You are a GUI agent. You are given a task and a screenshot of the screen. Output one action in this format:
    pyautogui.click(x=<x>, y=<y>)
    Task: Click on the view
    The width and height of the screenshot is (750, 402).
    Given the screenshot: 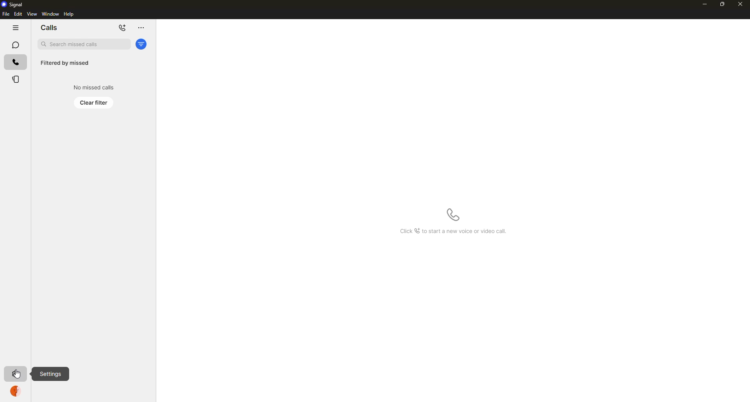 What is the action you would take?
    pyautogui.click(x=32, y=14)
    